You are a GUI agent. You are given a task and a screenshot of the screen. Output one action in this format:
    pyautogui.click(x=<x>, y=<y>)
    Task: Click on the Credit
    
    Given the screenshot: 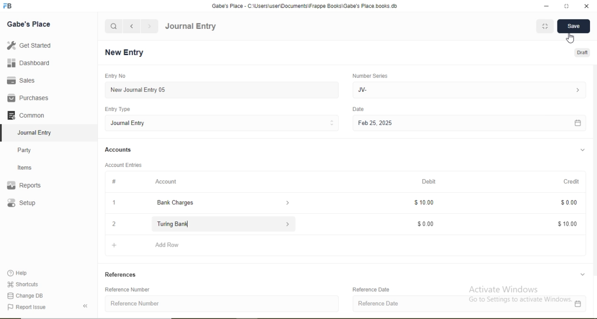 What is the action you would take?
    pyautogui.click(x=569, y=181)
    